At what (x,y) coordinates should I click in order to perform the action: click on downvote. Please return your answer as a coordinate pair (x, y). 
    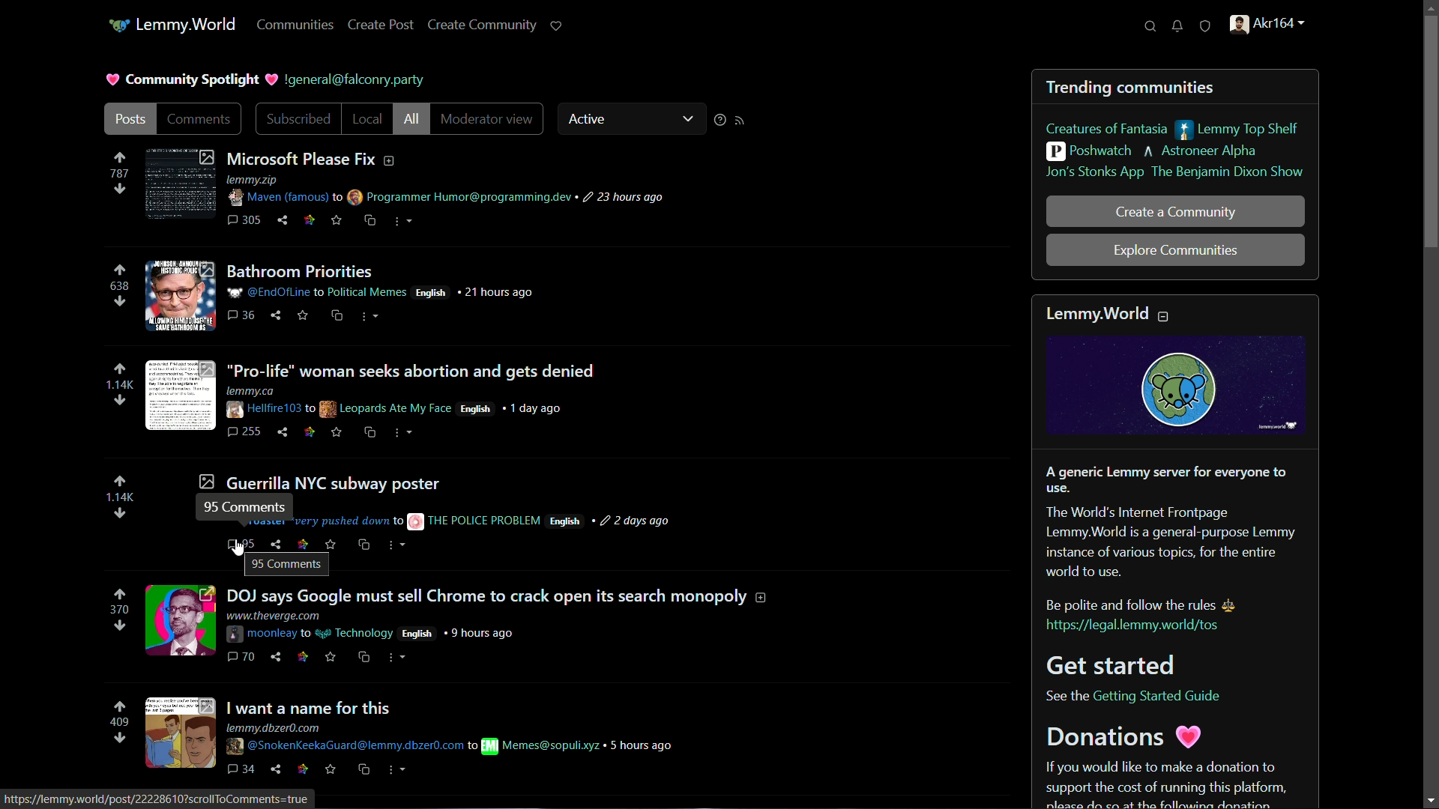
    Looking at the image, I should click on (119, 515).